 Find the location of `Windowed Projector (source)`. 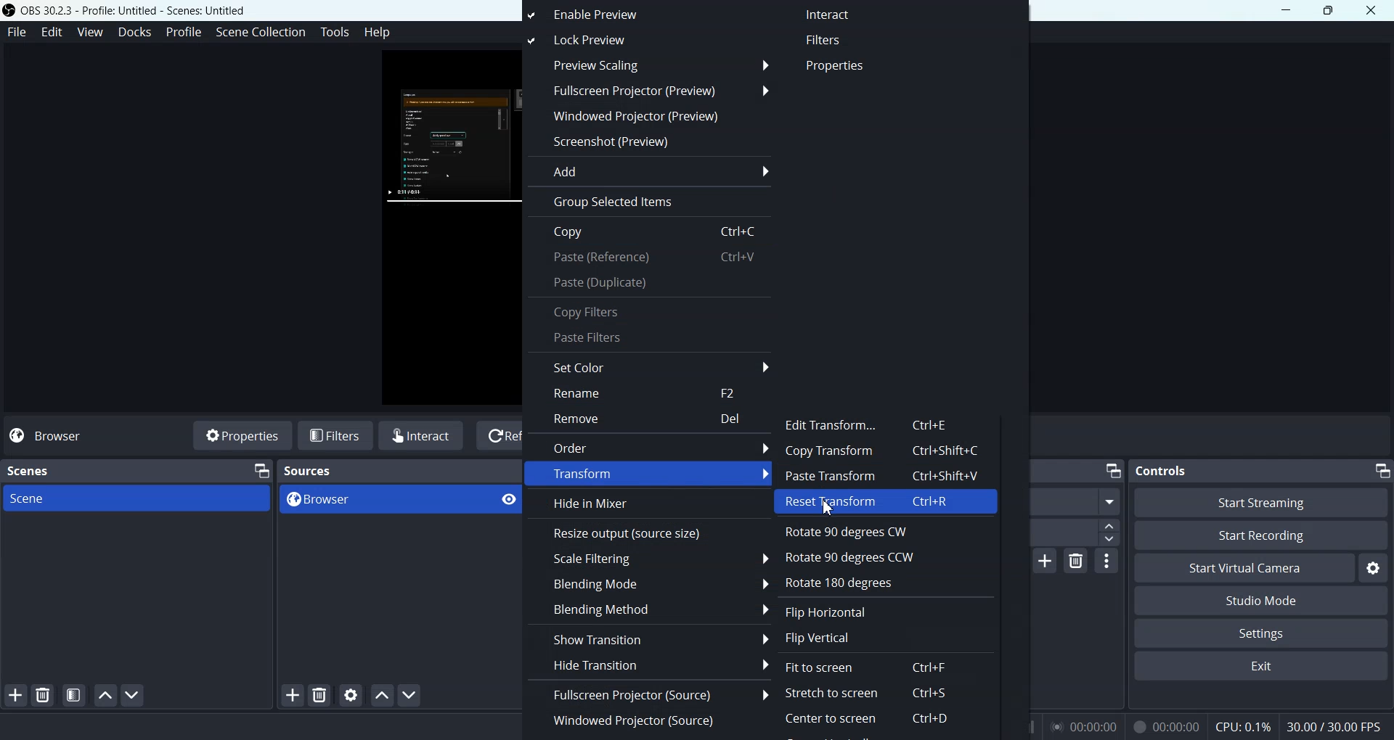

Windowed Projector (source) is located at coordinates (649, 720).